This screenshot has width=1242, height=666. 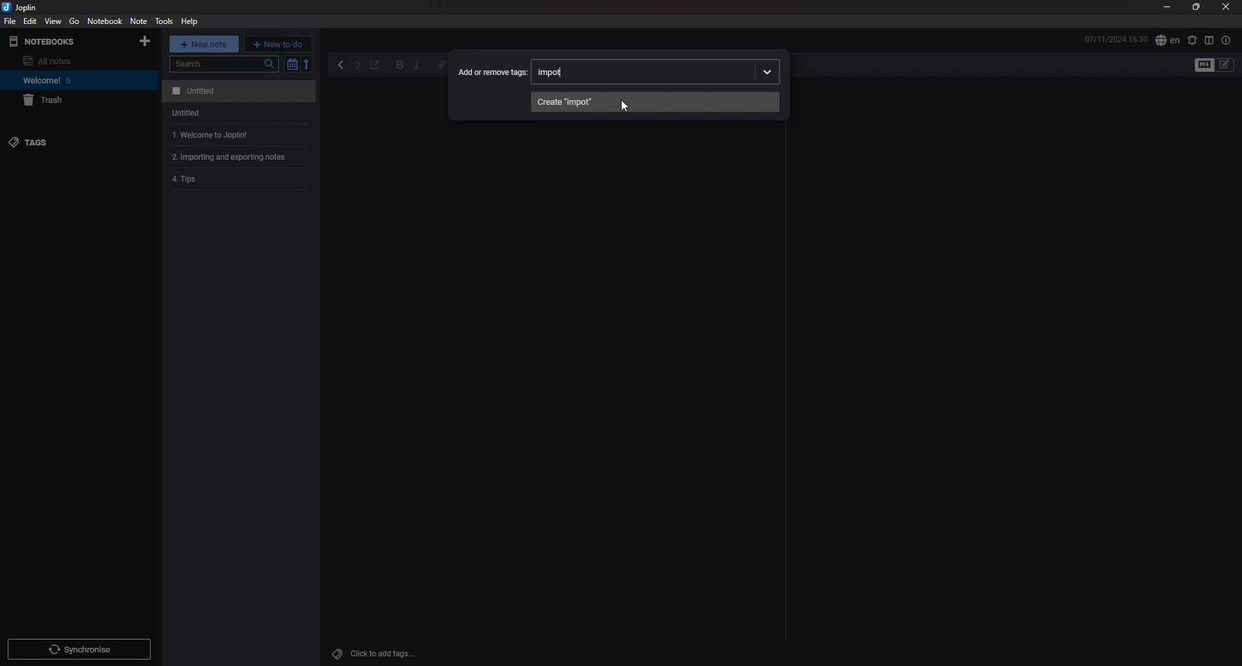 What do you see at coordinates (308, 63) in the screenshot?
I see `reverse sort order` at bounding box center [308, 63].